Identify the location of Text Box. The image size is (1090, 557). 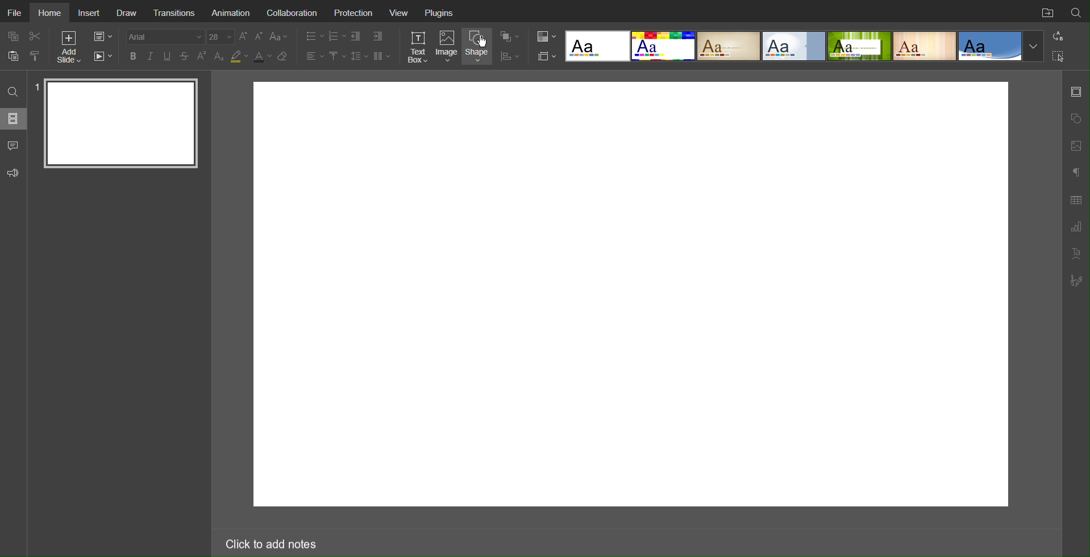
(417, 47).